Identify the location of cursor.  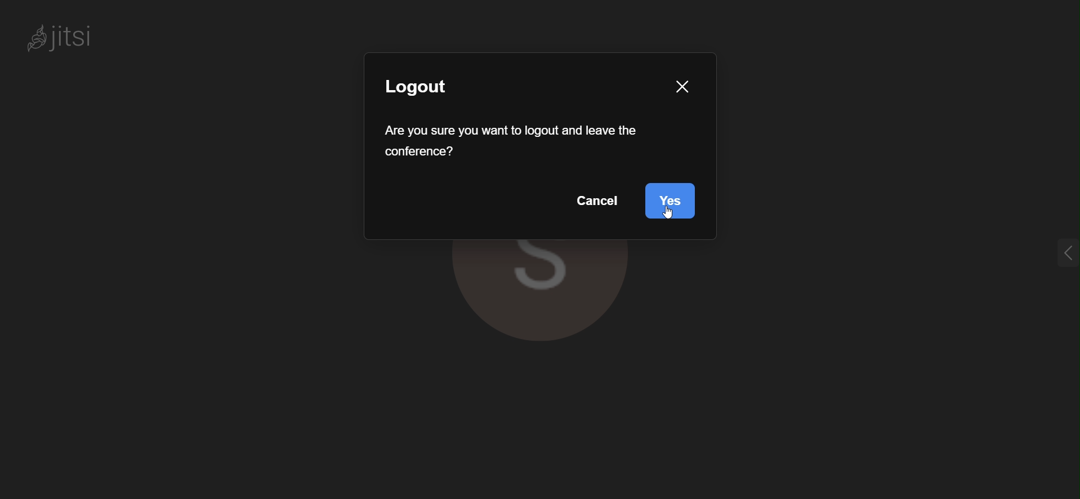
(669, 214).